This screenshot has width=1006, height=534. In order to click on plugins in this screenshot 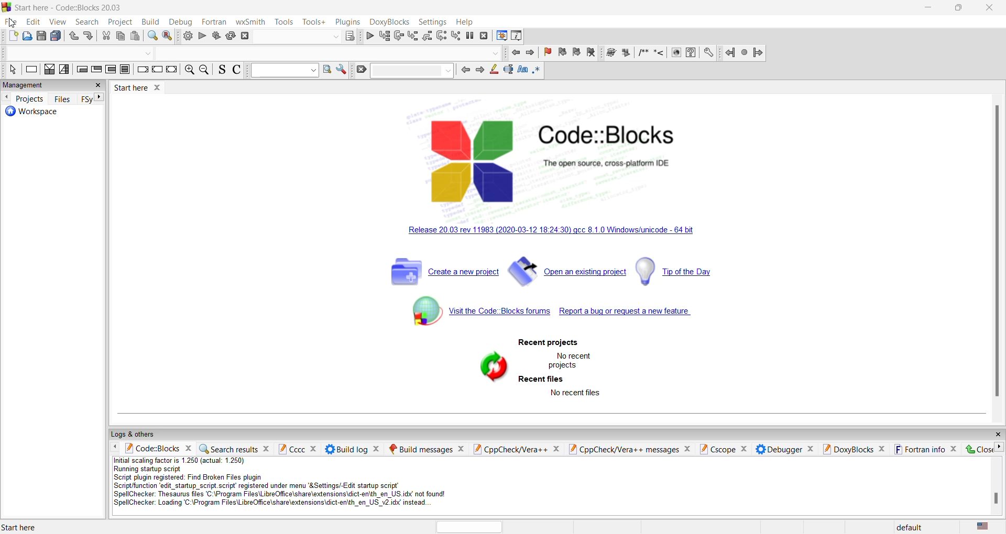, I will do `click(346, 21)`.